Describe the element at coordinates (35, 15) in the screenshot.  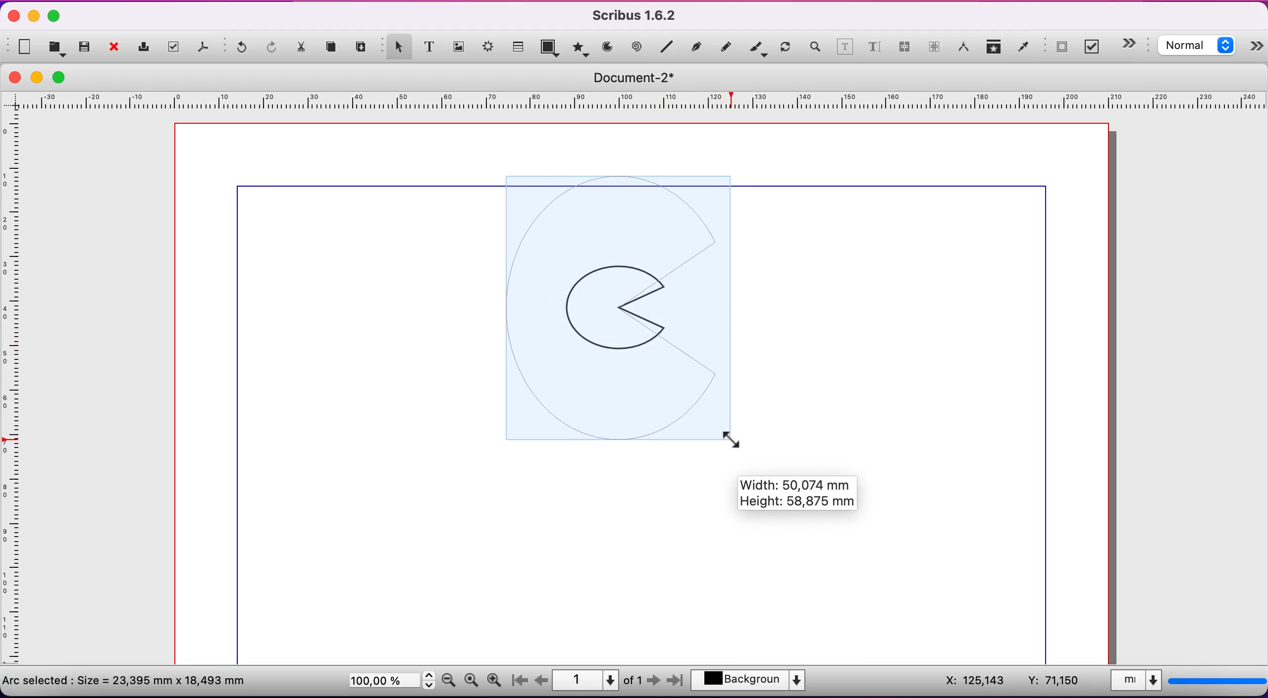
I see `minimize` at that location.